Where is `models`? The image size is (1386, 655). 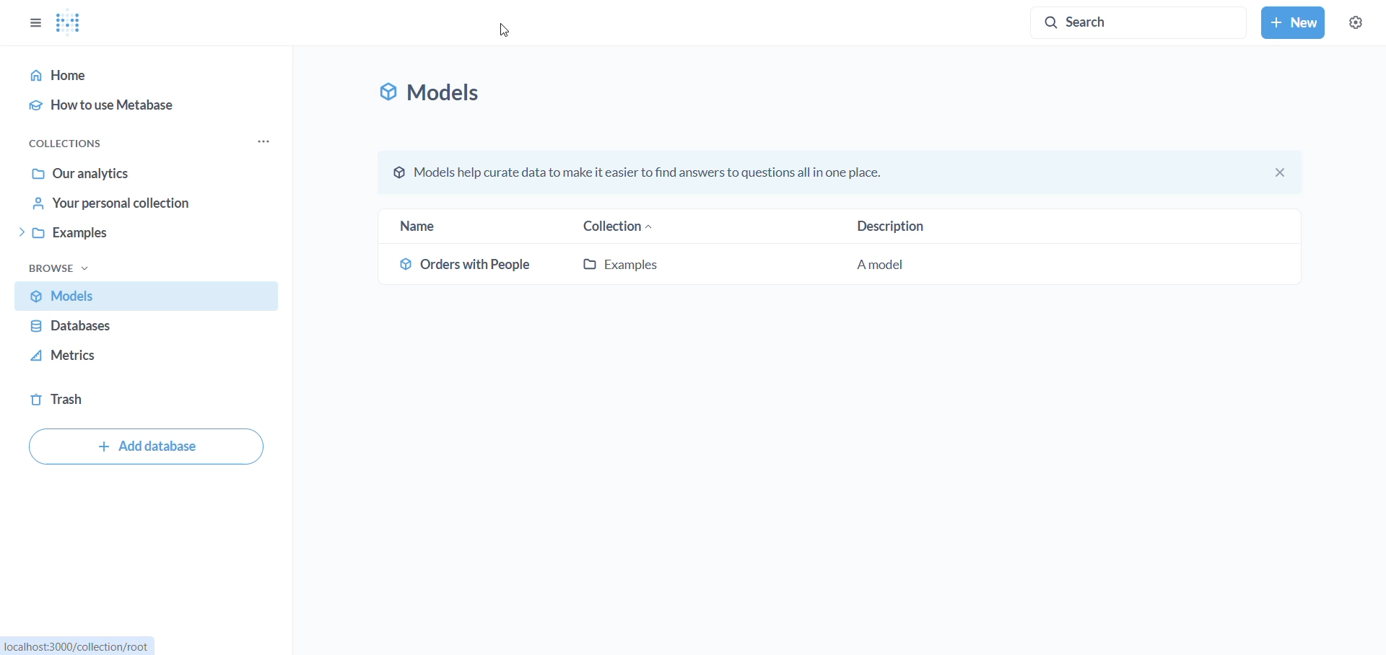 models is located at coordinates (445, 93).